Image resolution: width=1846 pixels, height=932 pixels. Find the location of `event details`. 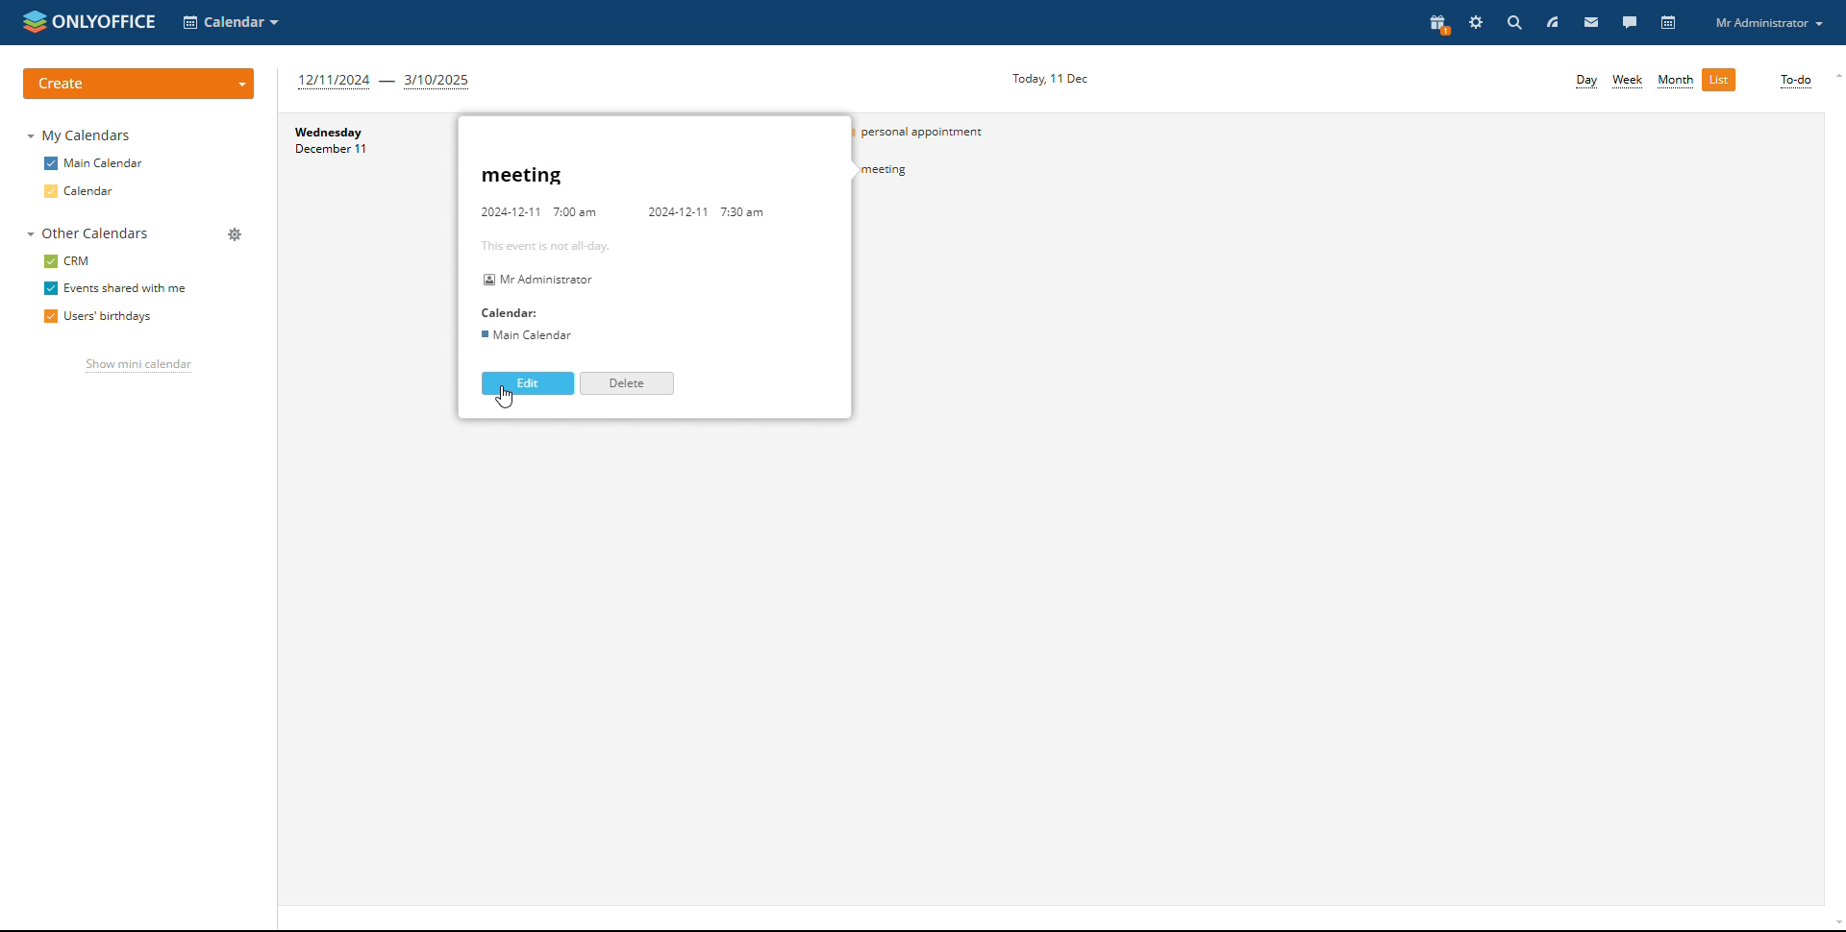

event details is located at coordinates (636, 258).